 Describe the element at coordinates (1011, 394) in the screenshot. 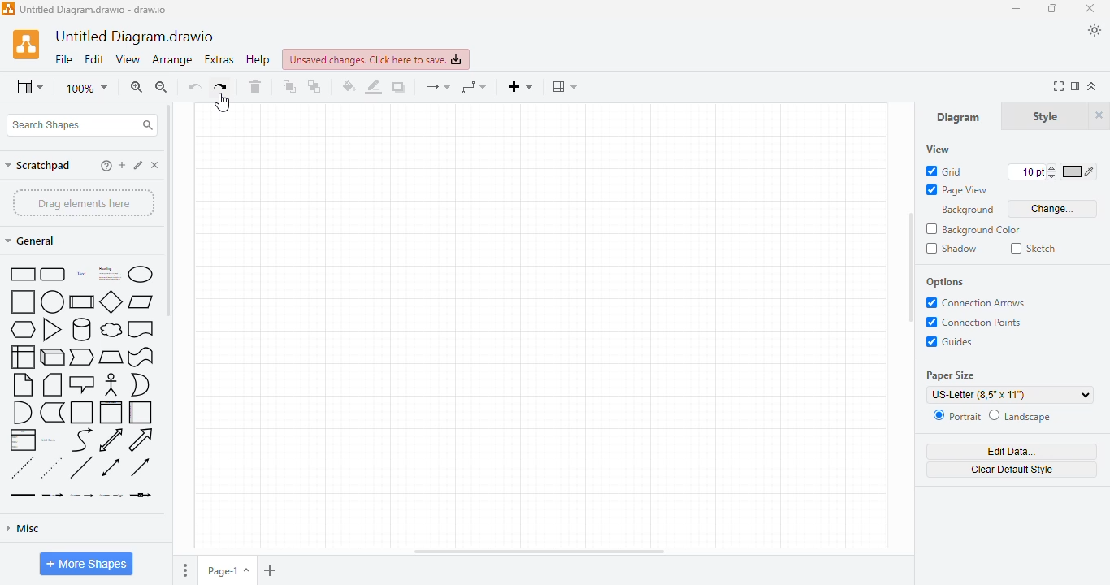

I see `US-letter(8.5"x11")` at that location.